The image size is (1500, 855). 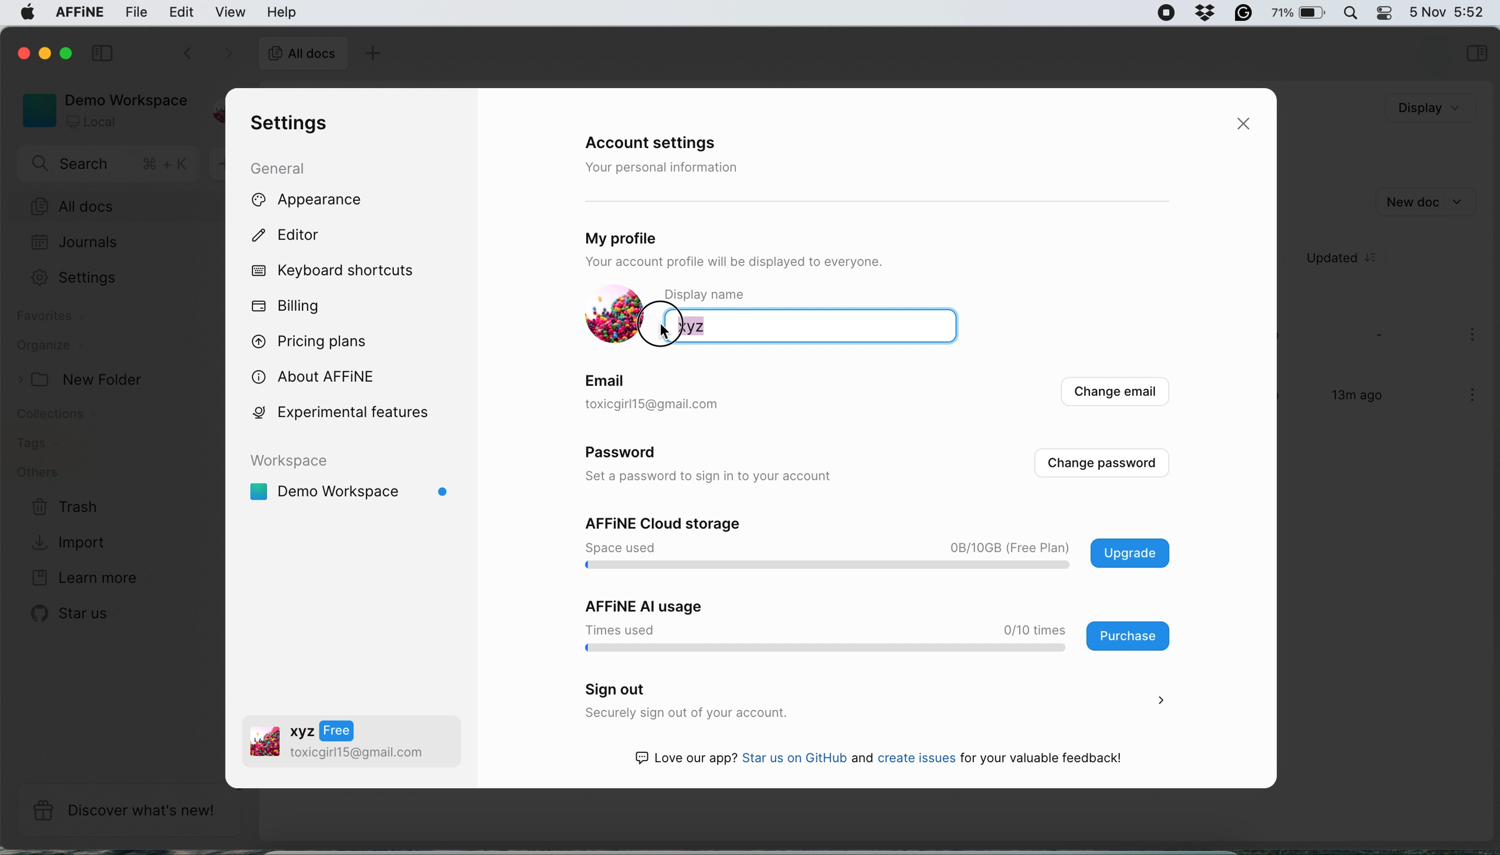 What do you see at coordinates (298, 237) in the screenshot?
I see `editor` at bounding box center [298, 237].